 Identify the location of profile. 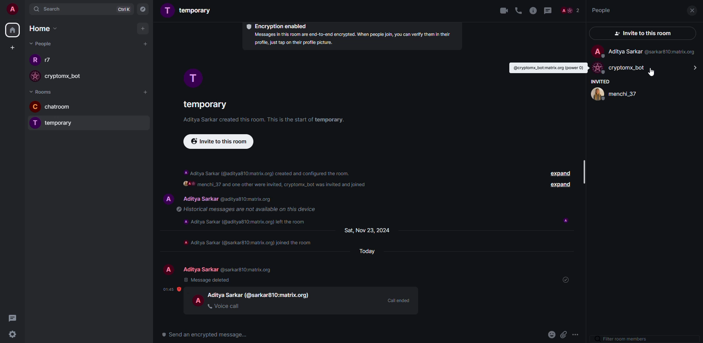
(34, 123).